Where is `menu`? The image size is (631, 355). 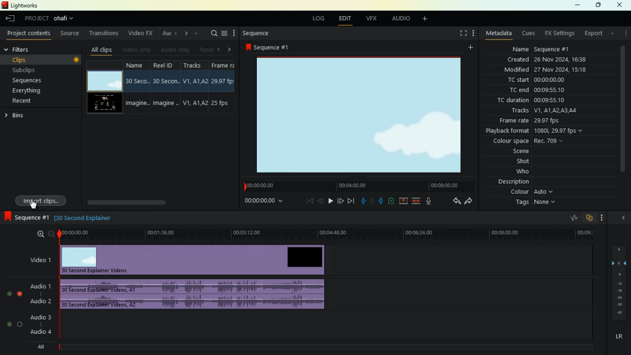
menu is located at coordinates (224, 34).